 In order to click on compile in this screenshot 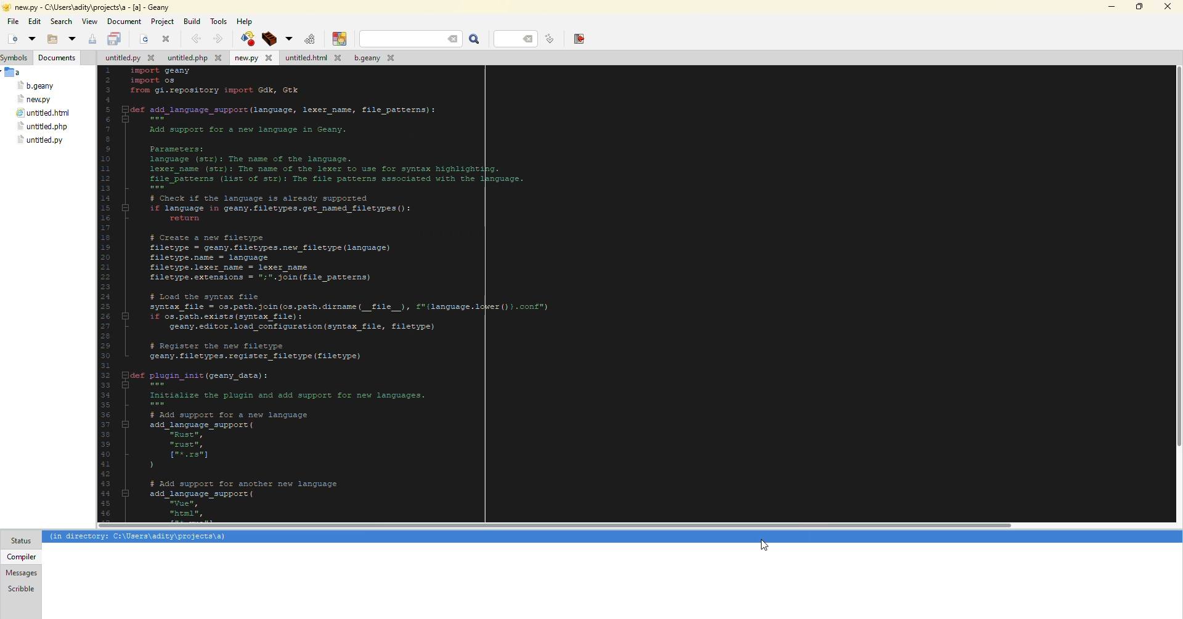, I will do `click(246, 38)`.